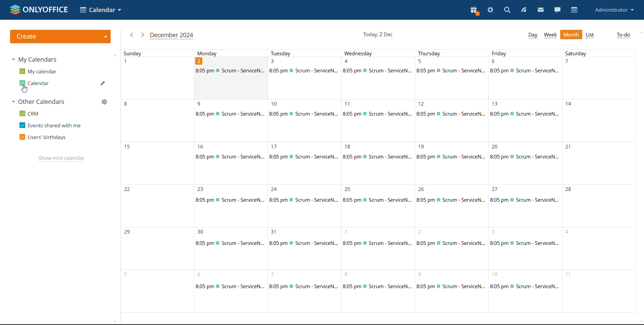 This screenshot has width=644, height=325. What do you see at coordinates (39, 10) in the screenshot?
I see `logo` at bounding box center [39, 10].